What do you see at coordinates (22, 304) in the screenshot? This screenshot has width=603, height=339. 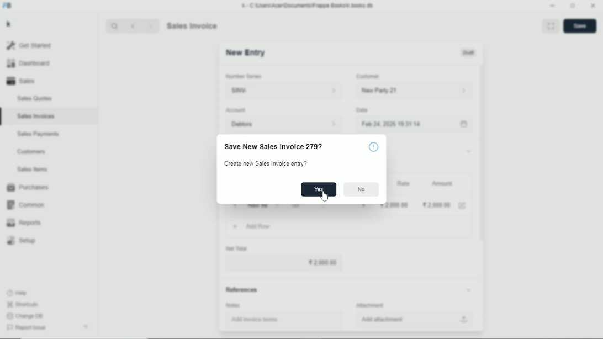 I see `Shortcuts` at bounding box center [22, 304].